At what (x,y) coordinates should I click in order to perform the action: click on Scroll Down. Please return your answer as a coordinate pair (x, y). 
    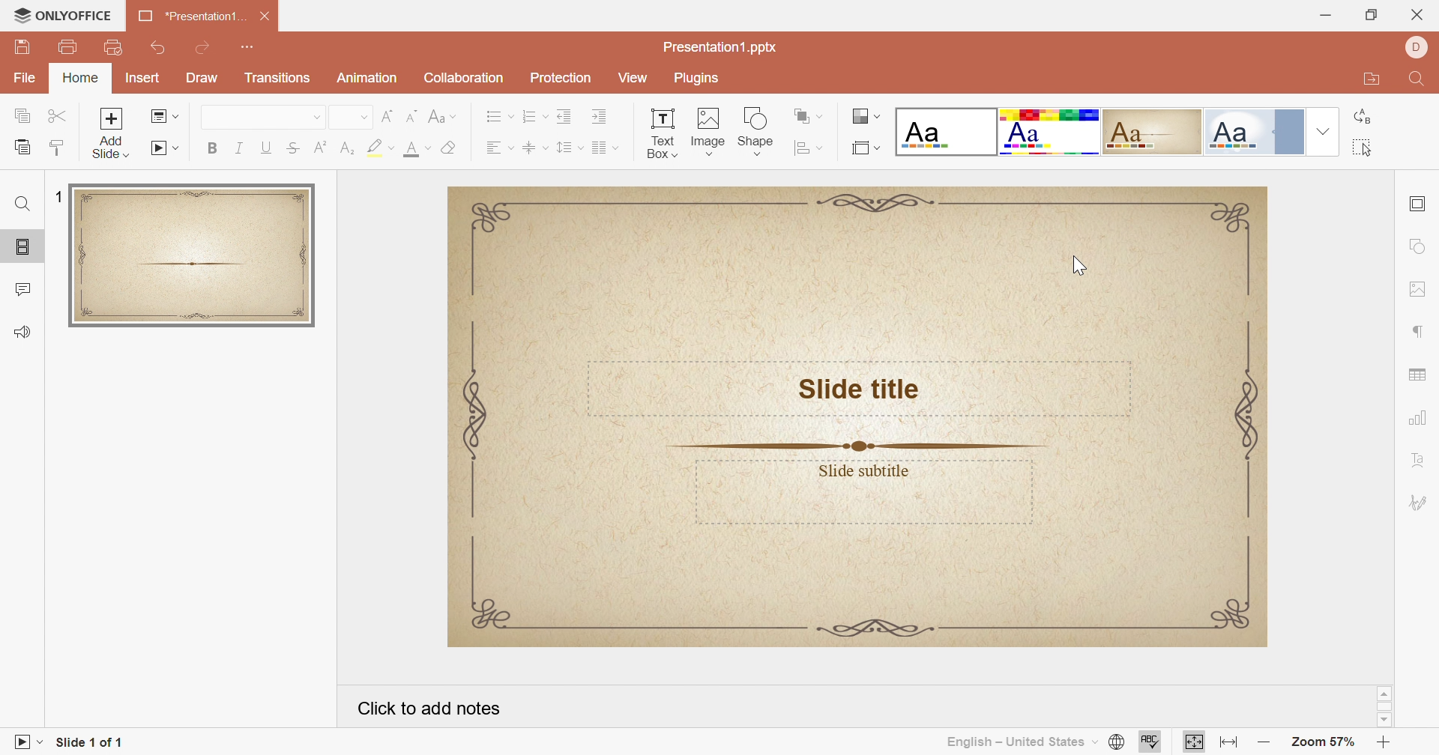
    Looking at the image, I should click on (1385, 721).